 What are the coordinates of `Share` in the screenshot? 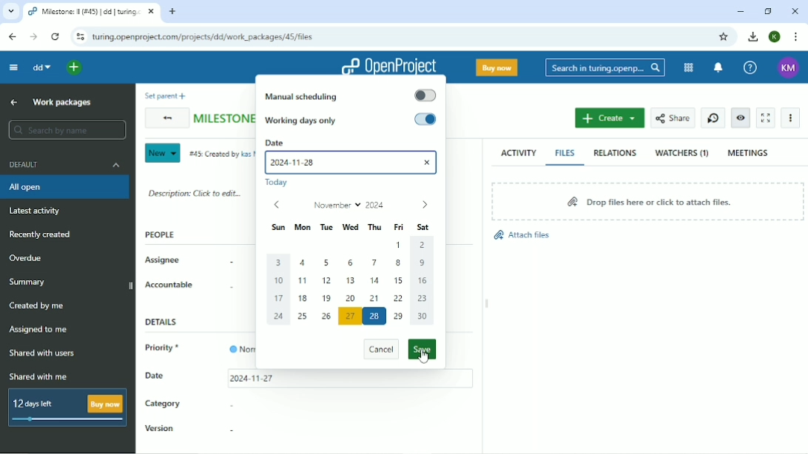 It's located at (672, 118).